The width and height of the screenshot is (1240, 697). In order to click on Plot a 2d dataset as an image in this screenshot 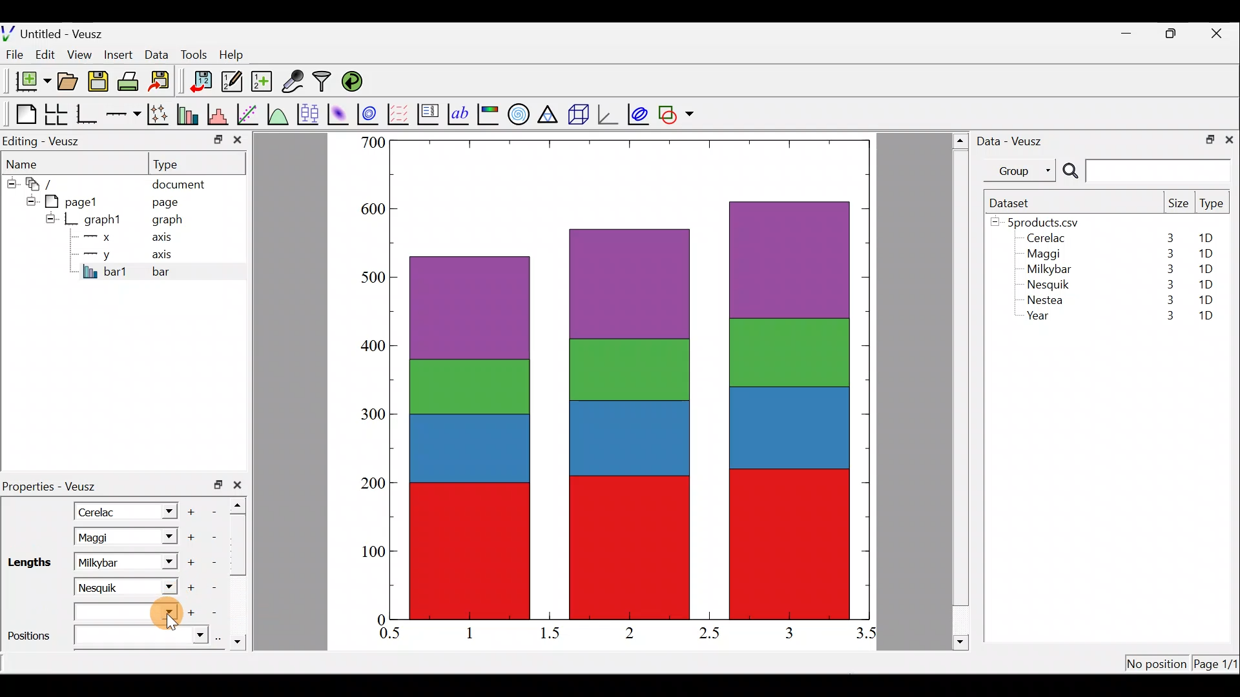, I will do `click(340, 112)`.